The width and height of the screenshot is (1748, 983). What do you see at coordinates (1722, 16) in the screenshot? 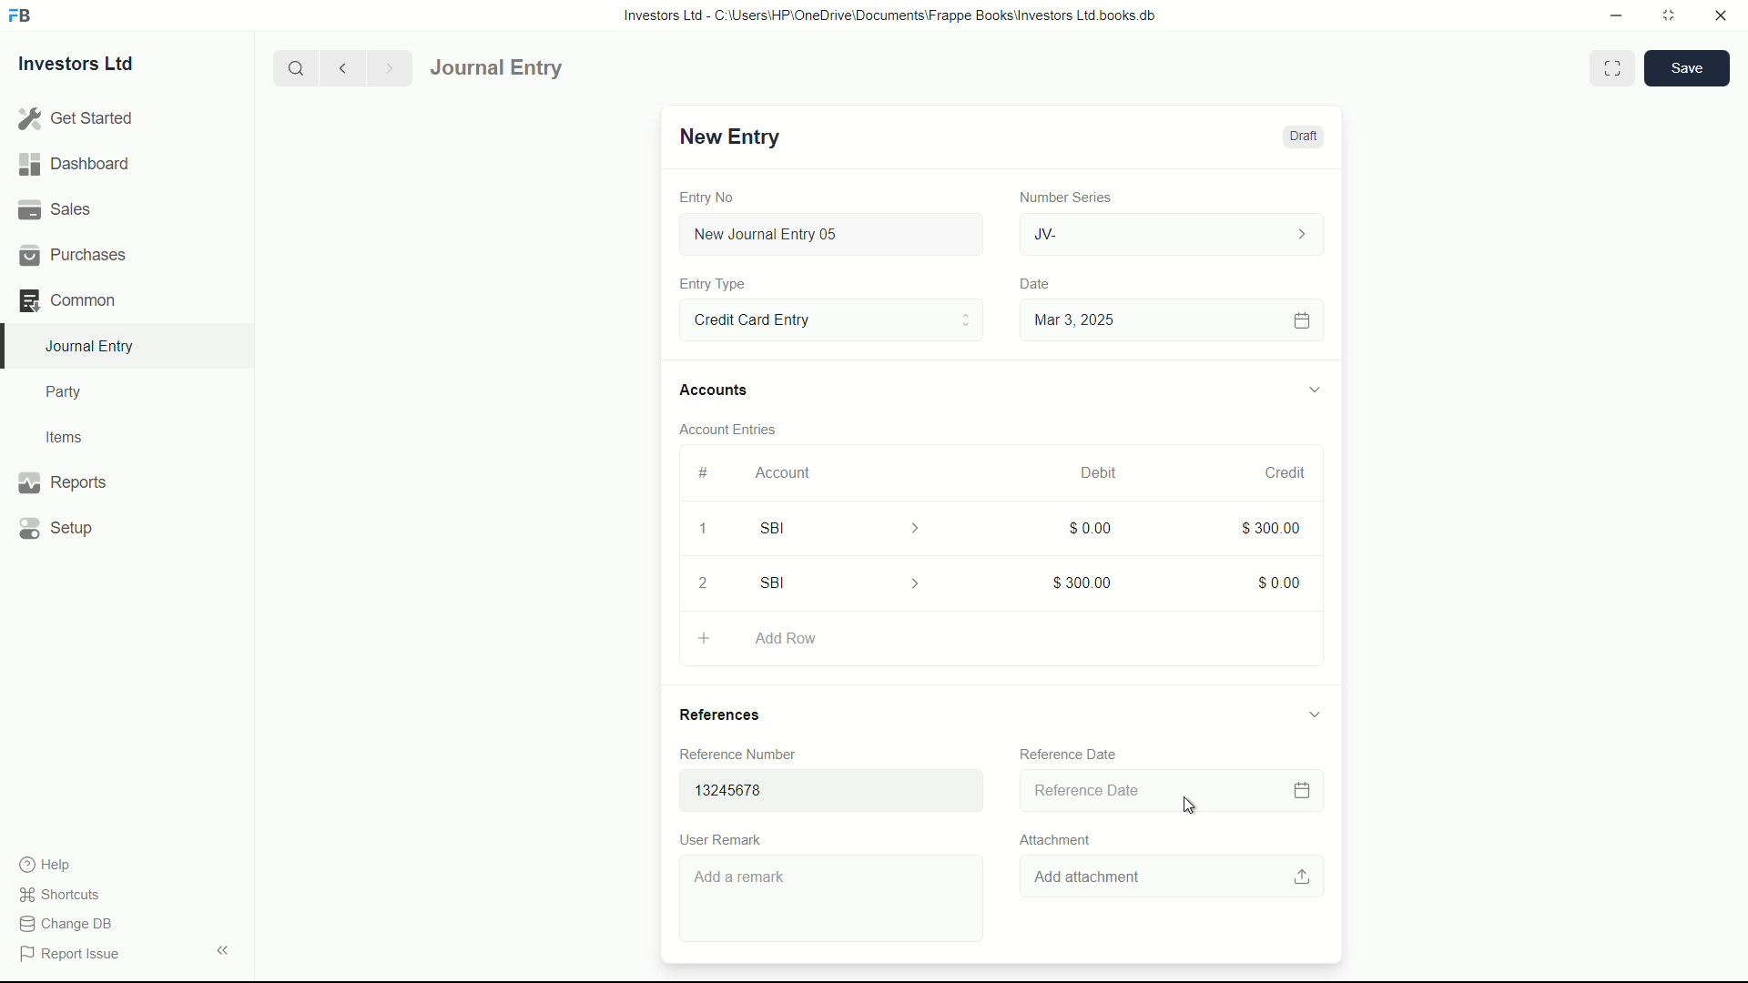
I see `close` at bounding box center [1722, 16].